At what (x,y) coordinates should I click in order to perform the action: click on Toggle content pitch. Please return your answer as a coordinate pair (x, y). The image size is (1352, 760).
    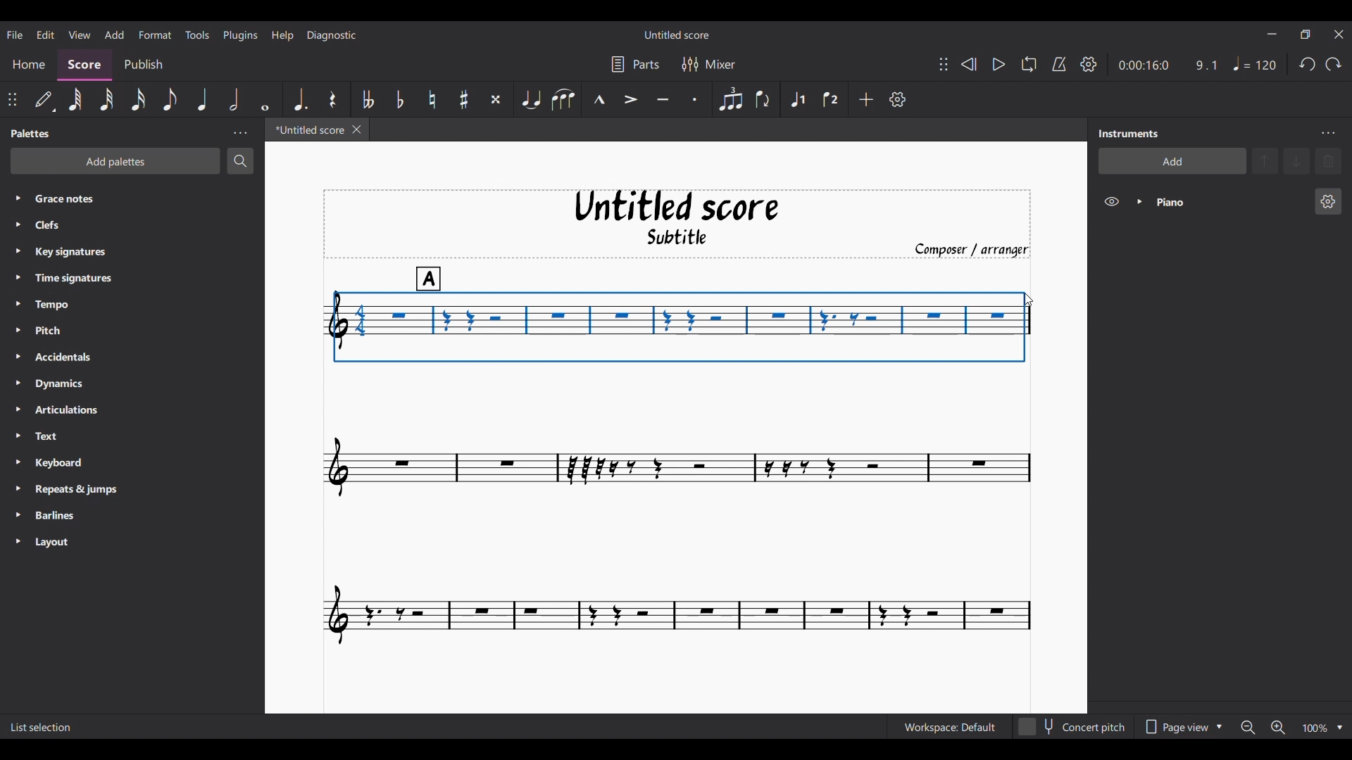
    Looking at the image, I should click on (1073, 726).